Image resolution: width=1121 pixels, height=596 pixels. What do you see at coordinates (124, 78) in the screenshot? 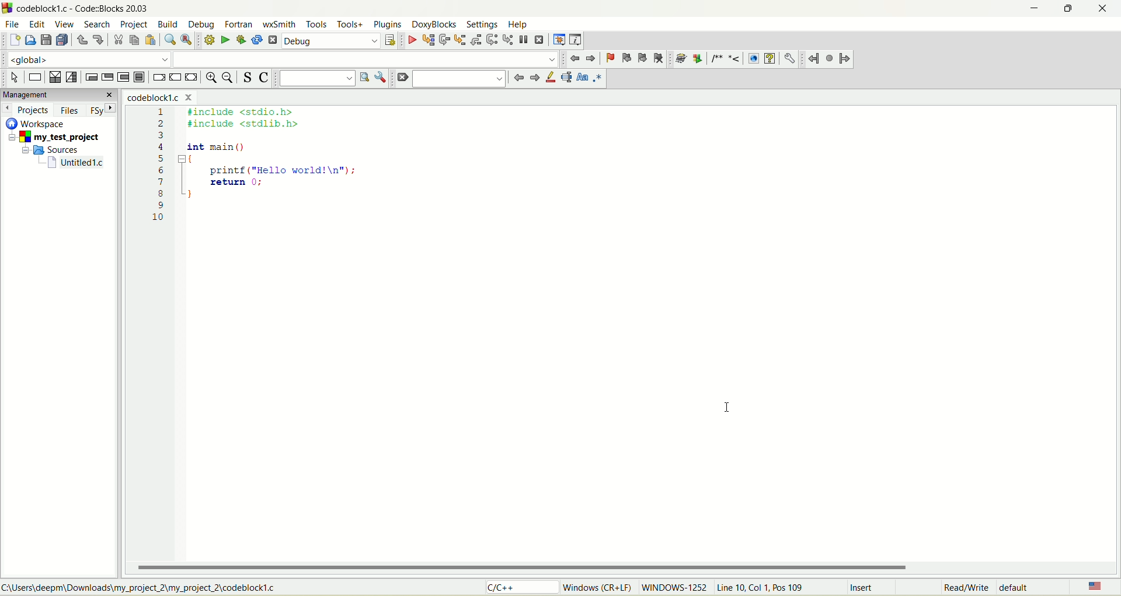
I see `counting loop` at bounding box center [124, 78].